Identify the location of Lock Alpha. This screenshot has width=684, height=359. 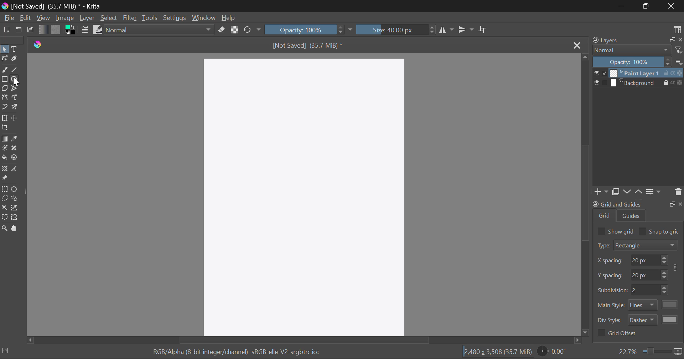
(235, 31).